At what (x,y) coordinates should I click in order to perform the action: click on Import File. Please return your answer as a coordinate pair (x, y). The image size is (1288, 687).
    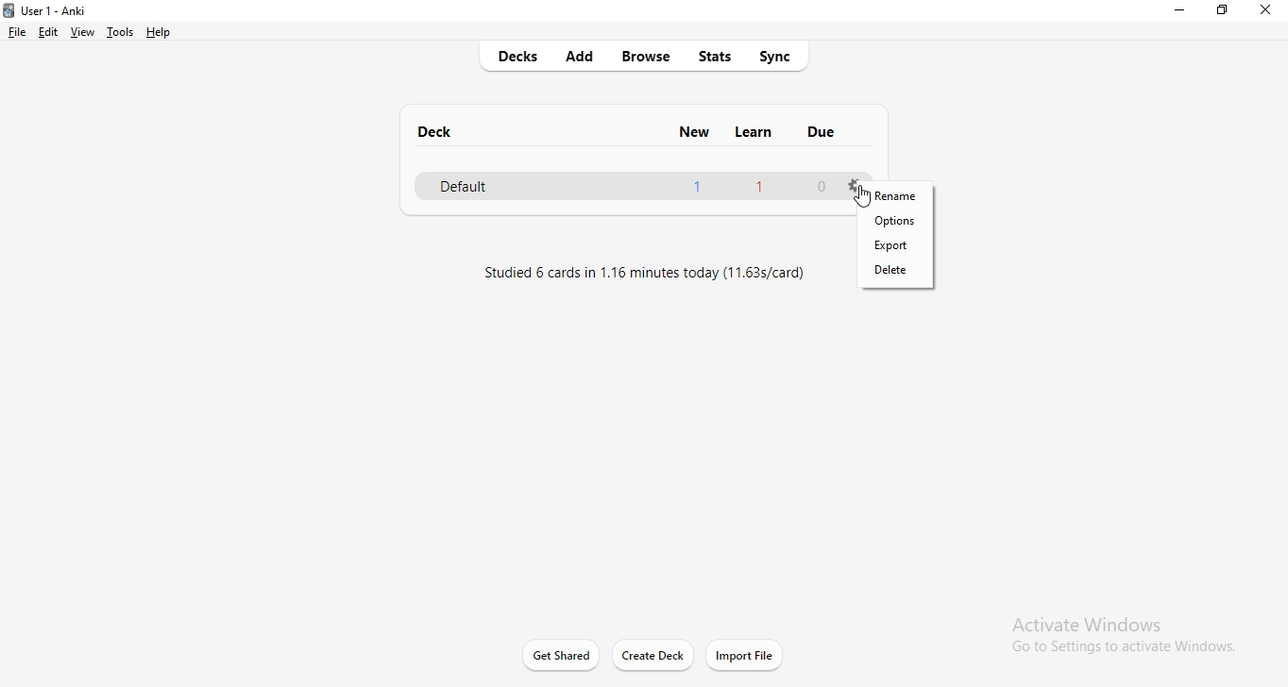
    Looking at the image, I should click on (749, 654).